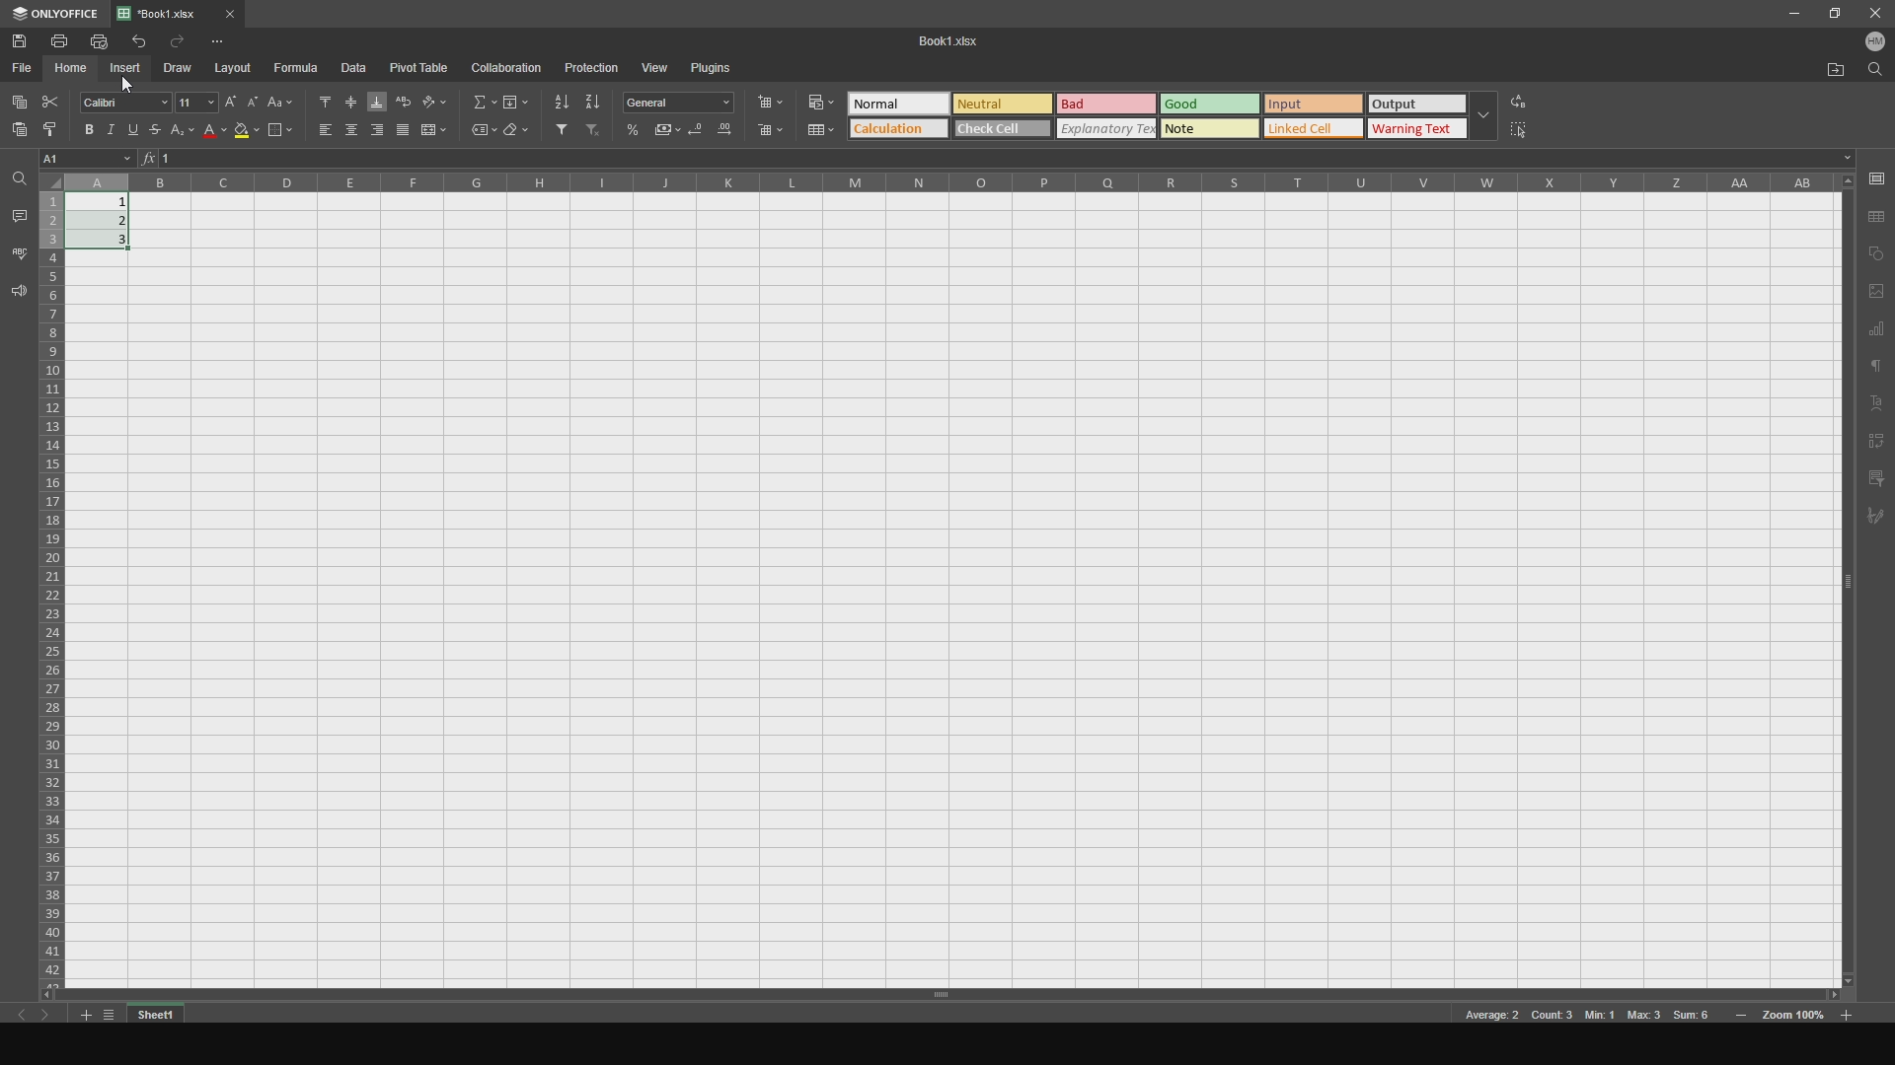  What do you see at coordinates (1001, 160) in the screenshot?
I see `cell functions` at bounding box center [1001, 160].